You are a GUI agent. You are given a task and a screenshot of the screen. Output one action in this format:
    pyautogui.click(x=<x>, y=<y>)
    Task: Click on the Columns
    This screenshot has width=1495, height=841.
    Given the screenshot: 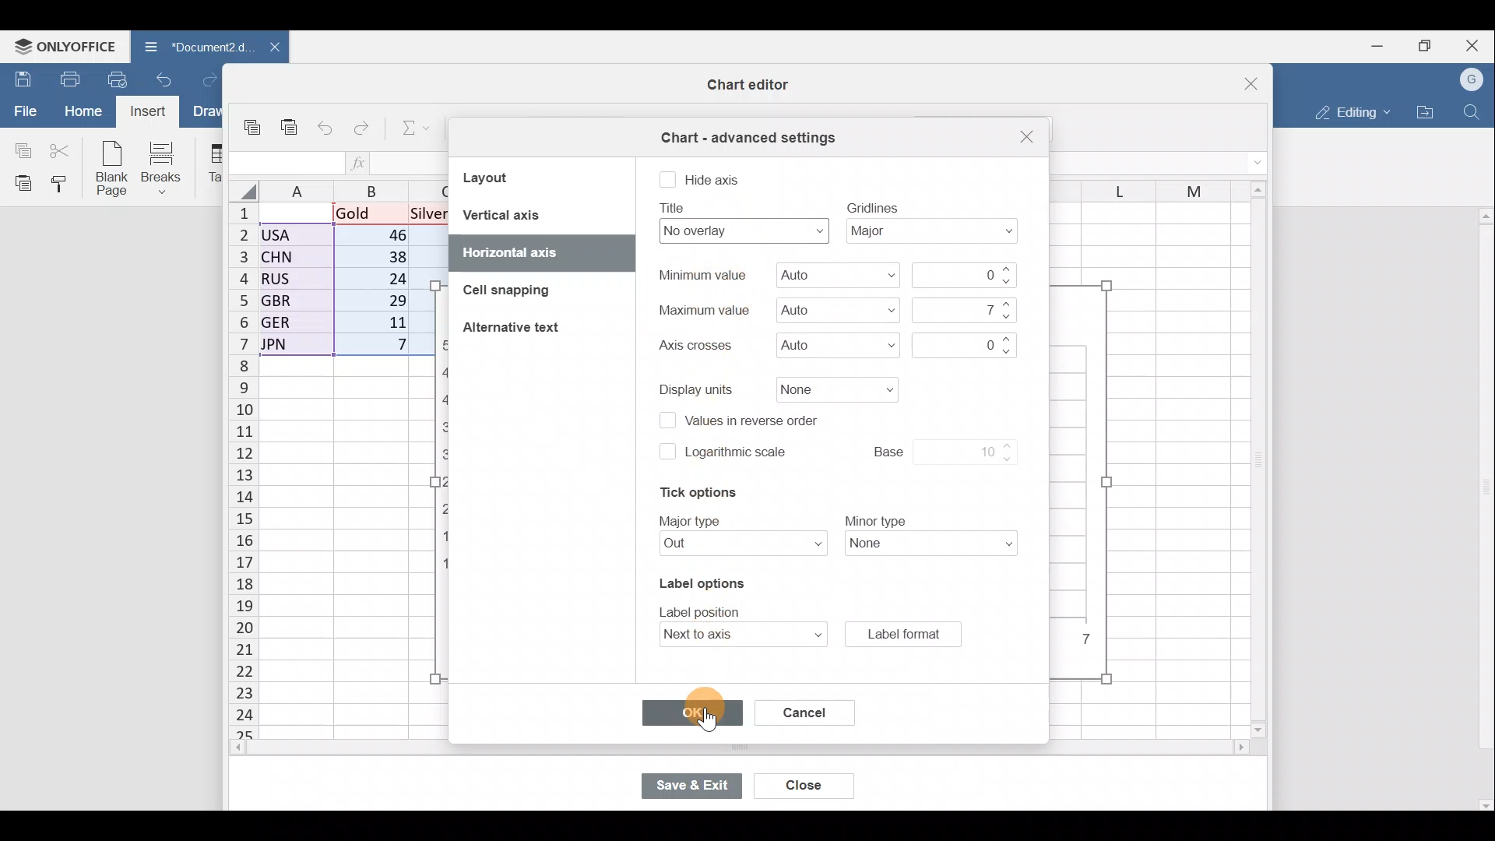 What is the action you would take?
    pyautogui.click(x=346, y=189)
    